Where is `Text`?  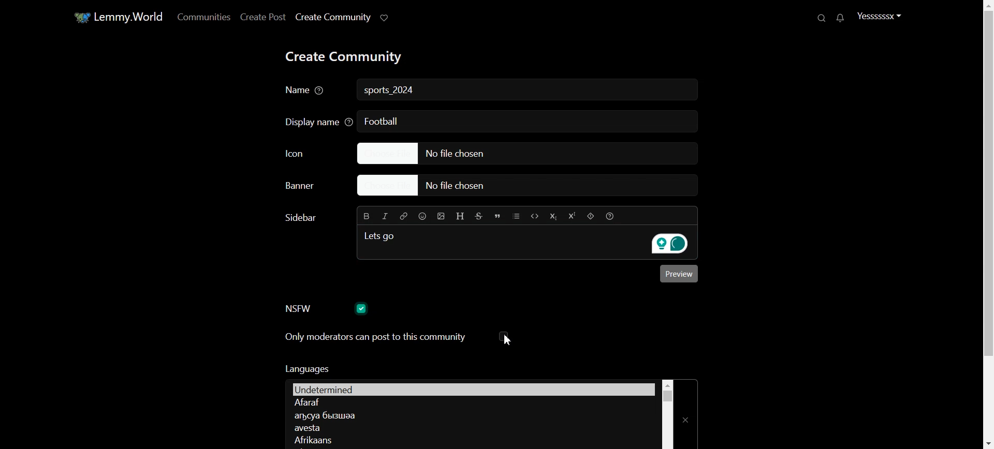
Text is located at coordinates (382, 235).